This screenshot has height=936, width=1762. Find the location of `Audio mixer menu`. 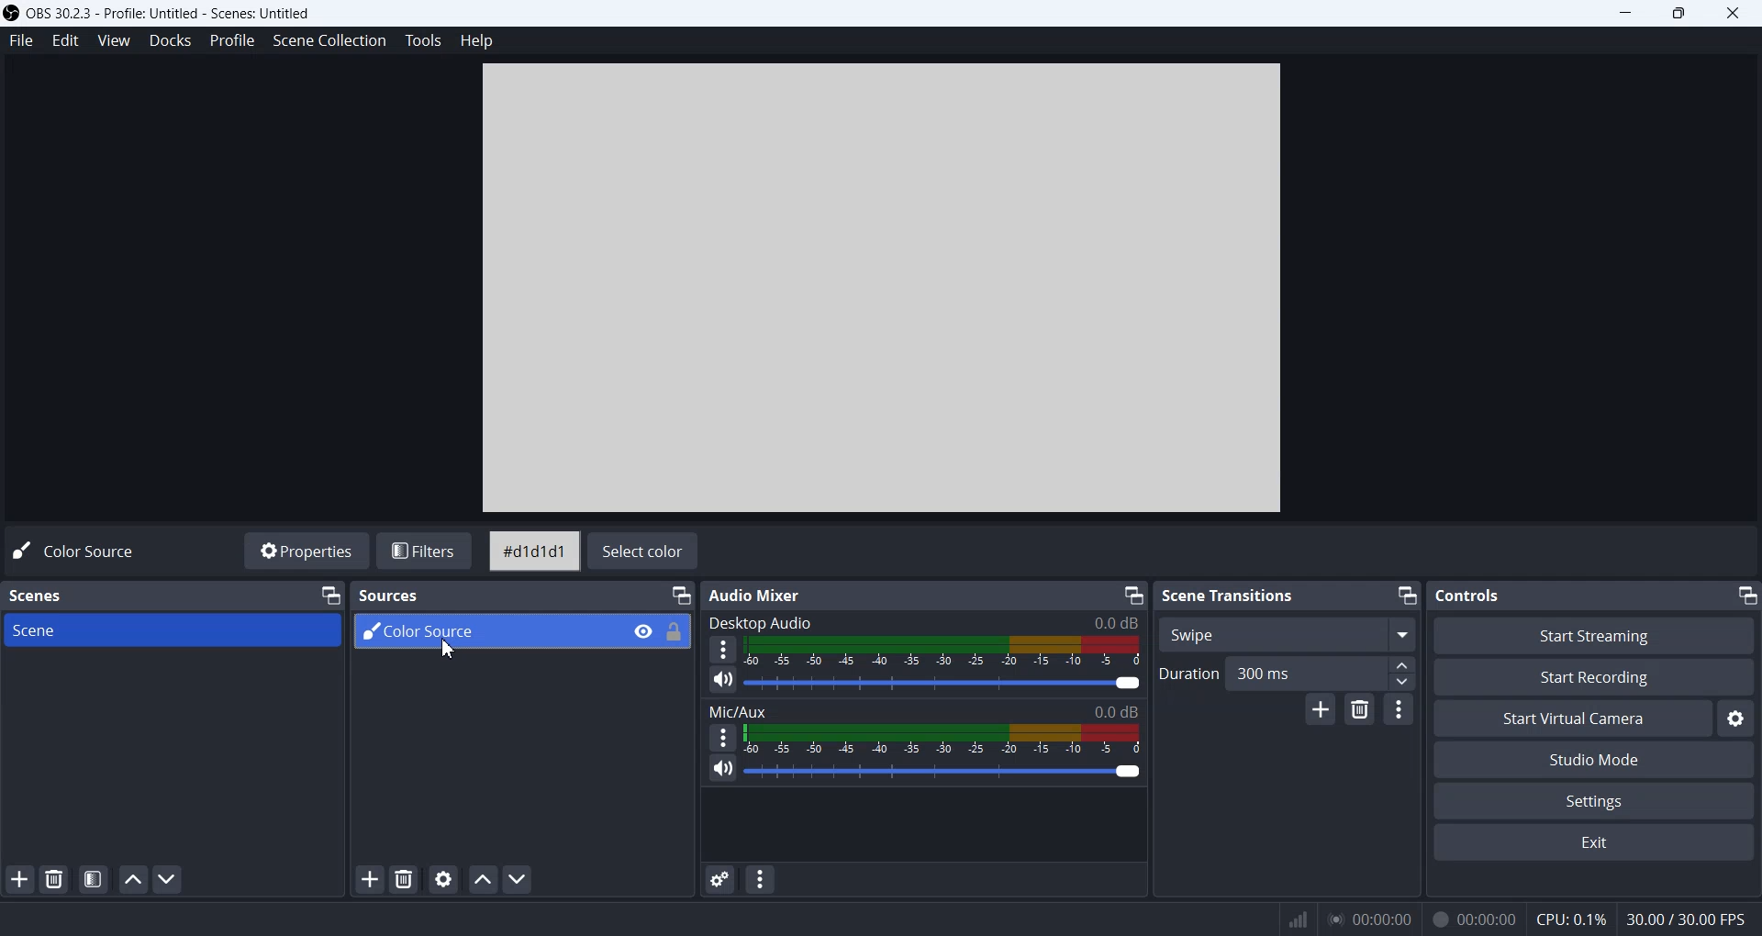

Audio mixer menu is located at coordinates (762, 879).